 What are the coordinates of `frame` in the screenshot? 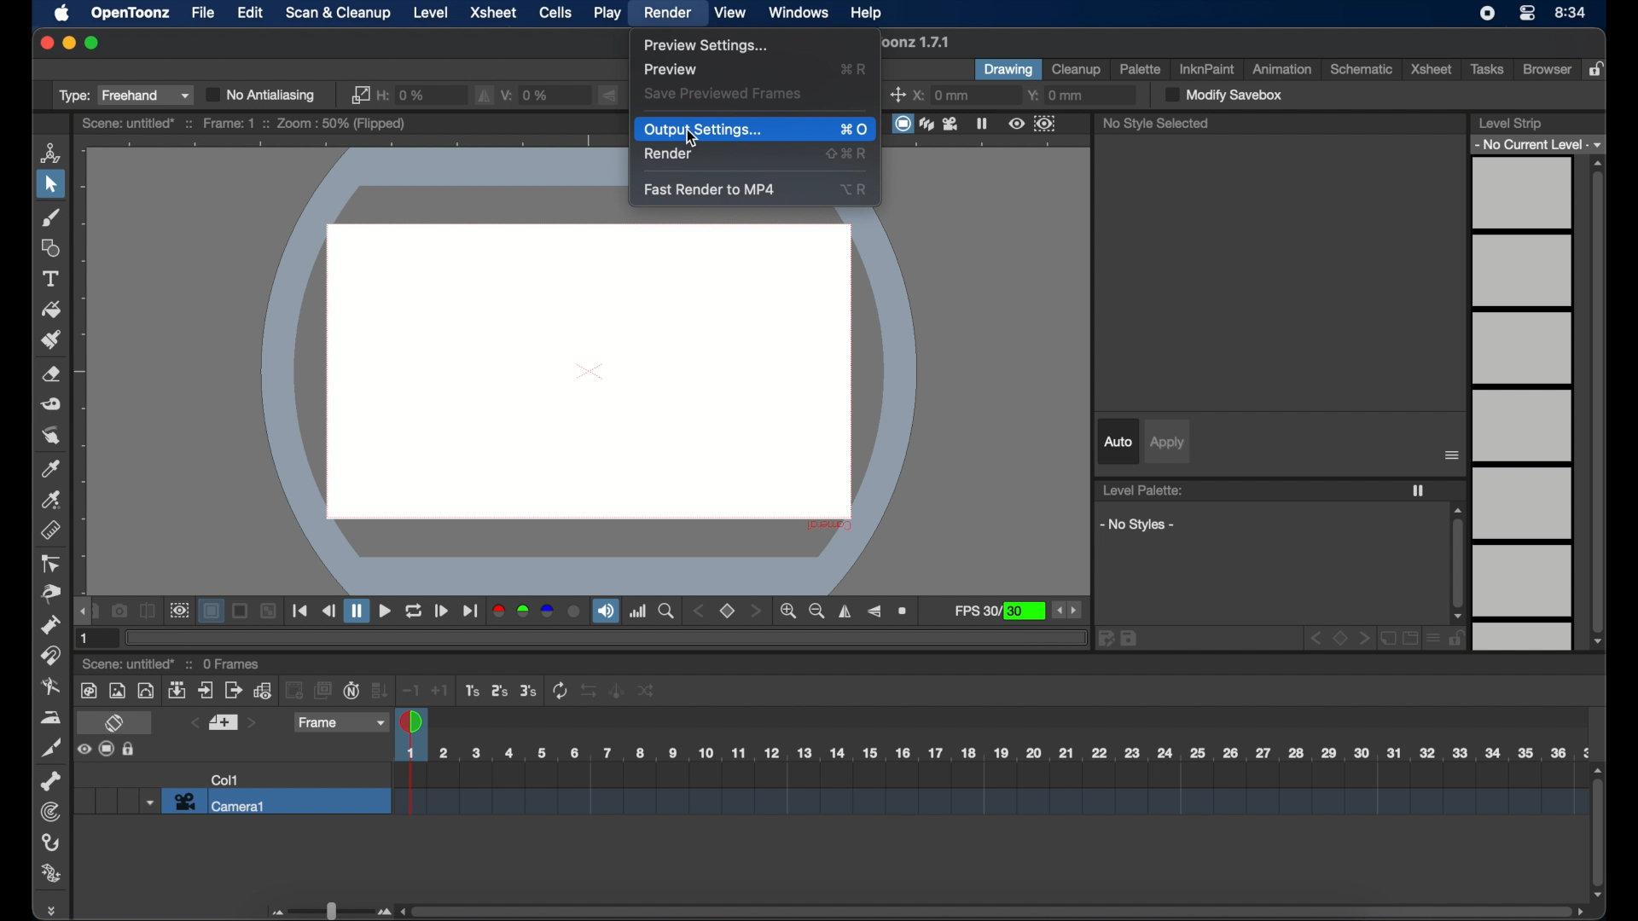 It's located at (339, 722).